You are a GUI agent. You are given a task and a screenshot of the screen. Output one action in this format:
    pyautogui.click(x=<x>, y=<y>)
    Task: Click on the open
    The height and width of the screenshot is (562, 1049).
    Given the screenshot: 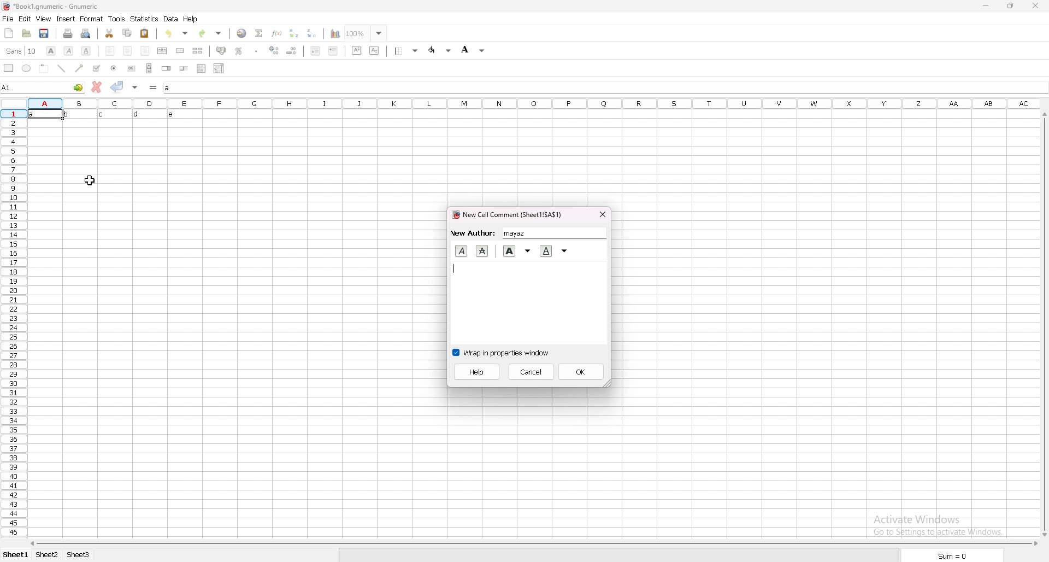 What is the action you would take?
    pyautogui.click(x=27, y=33)
    